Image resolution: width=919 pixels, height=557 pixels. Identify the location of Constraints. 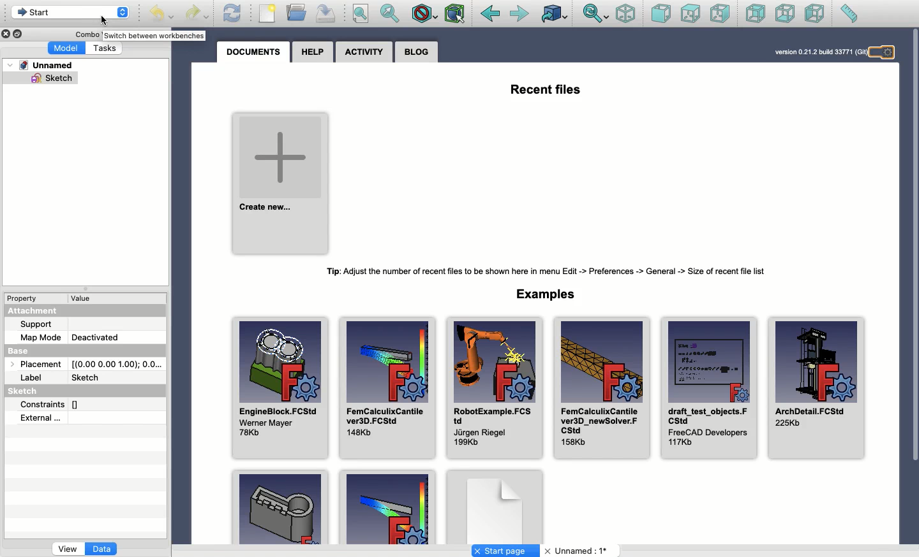
(50, 405).